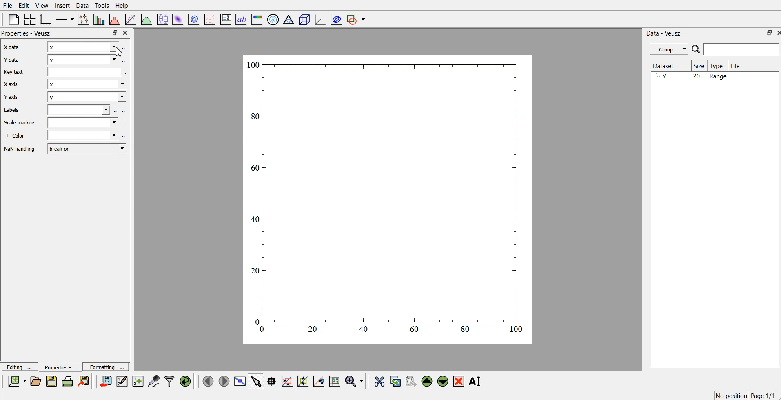  I want to click on Capture remote data, so click(154, 380).